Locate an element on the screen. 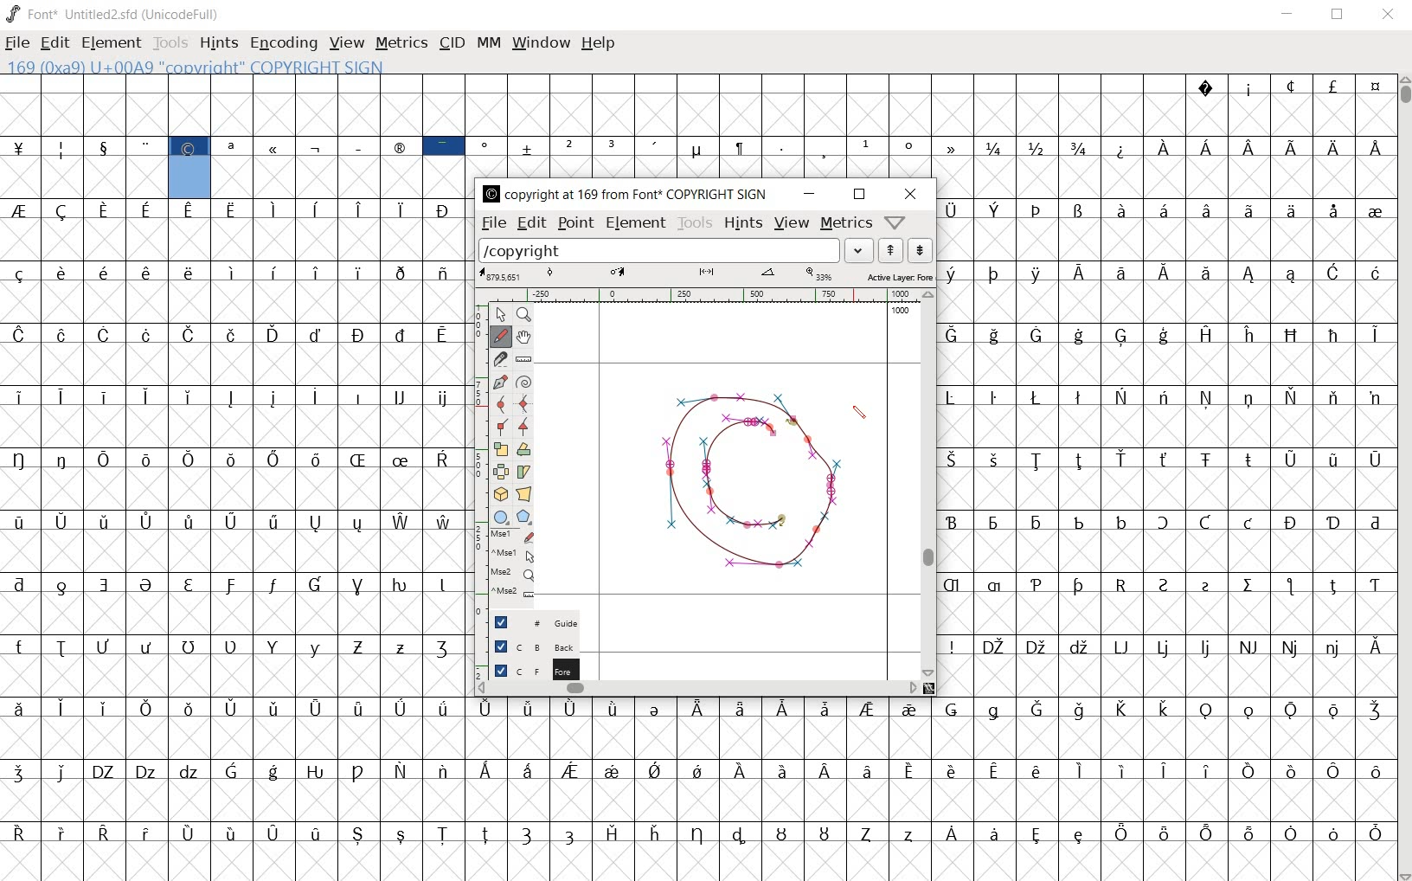 Image resolution: width=1412 pixels, height=881 pixels. COPYRIGHT AT 169 FROM FONT COPYRIGHT SIGN is located at coordinates (621, 195).